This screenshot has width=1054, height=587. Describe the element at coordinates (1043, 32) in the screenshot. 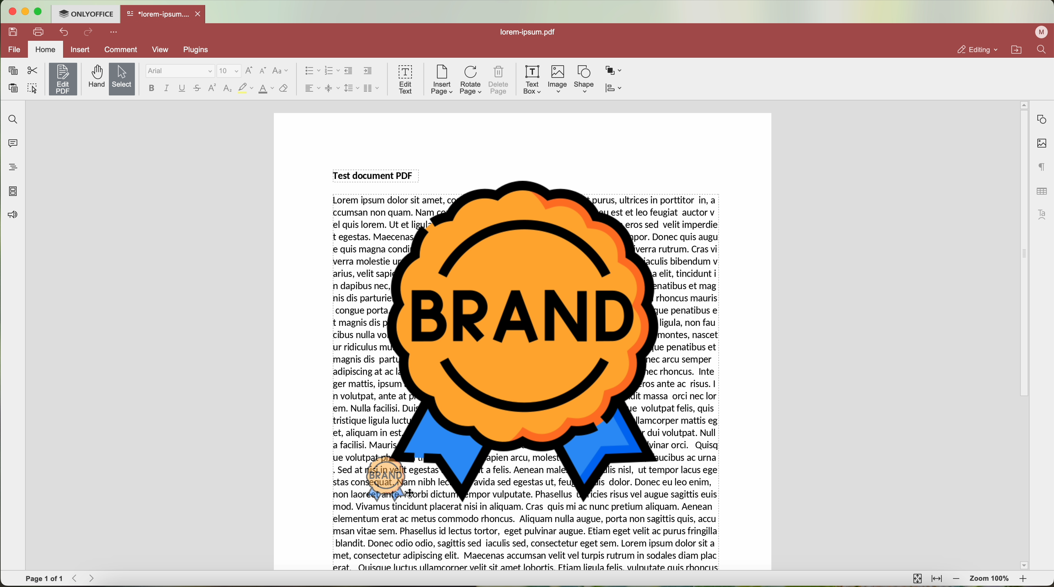

I see `profile` at that location.